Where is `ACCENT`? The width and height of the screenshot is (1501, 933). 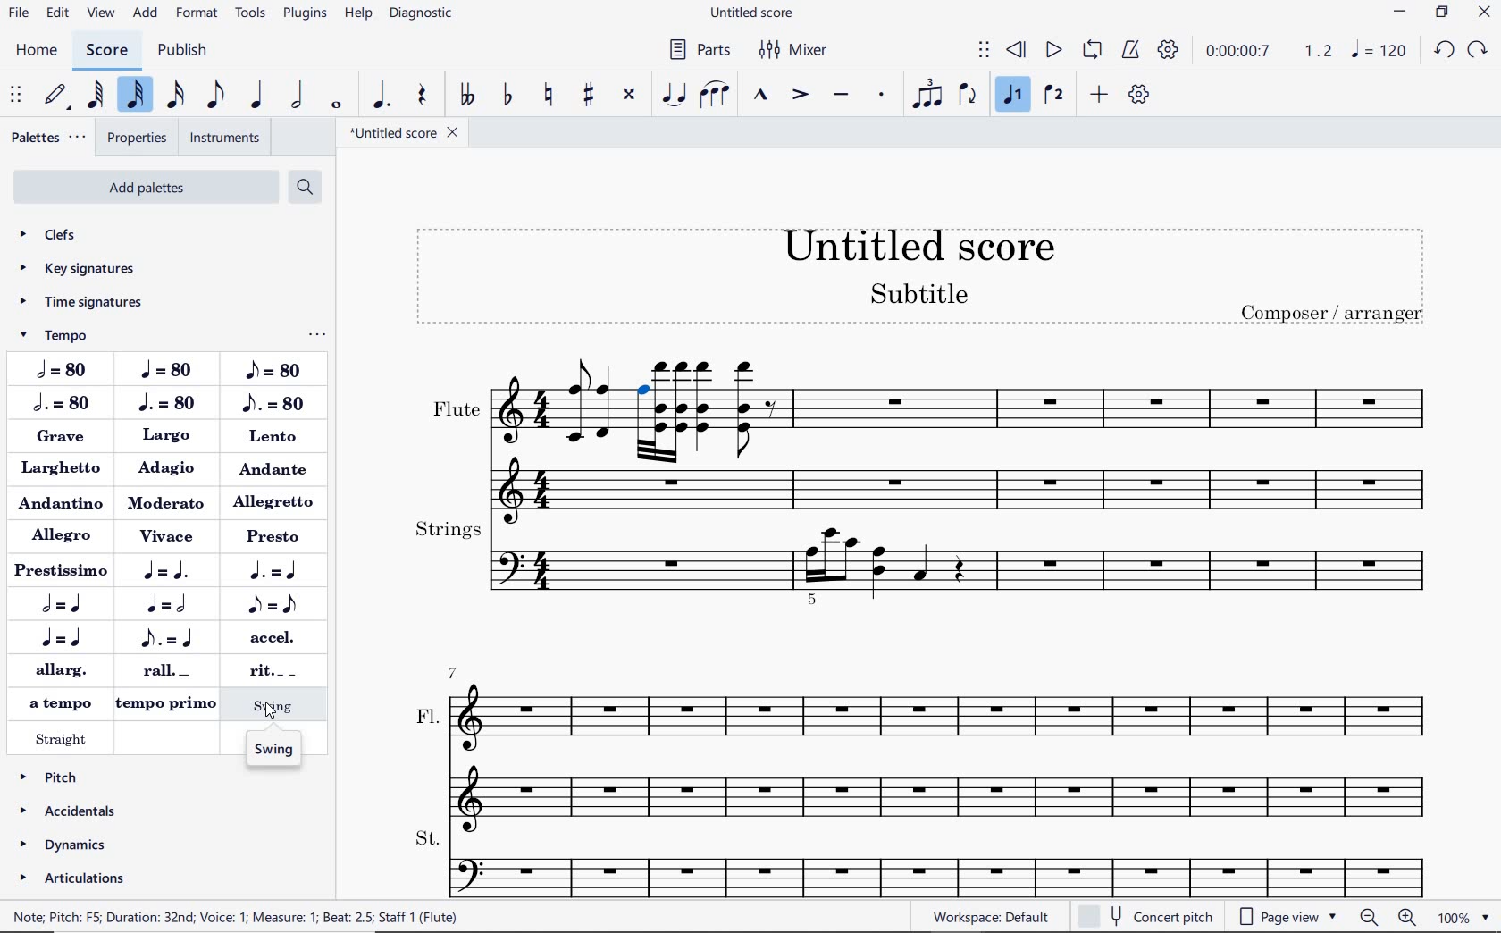
ACCENT is located at coordinates (799, 93).